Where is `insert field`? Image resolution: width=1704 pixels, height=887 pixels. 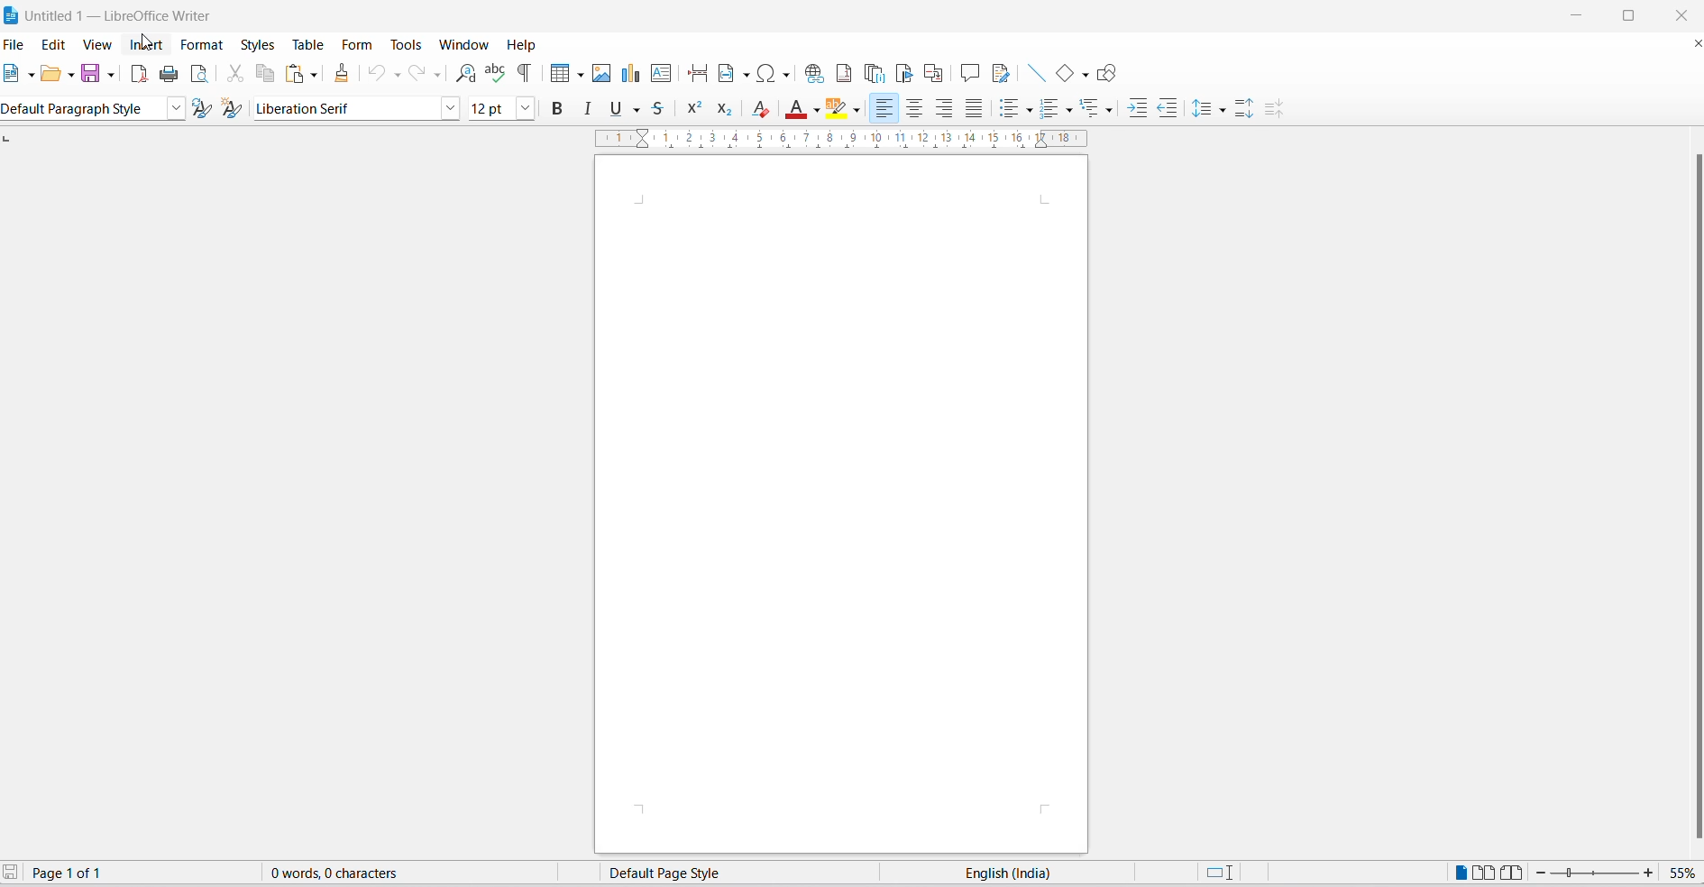 insert field is located at coordinates (732, 73).